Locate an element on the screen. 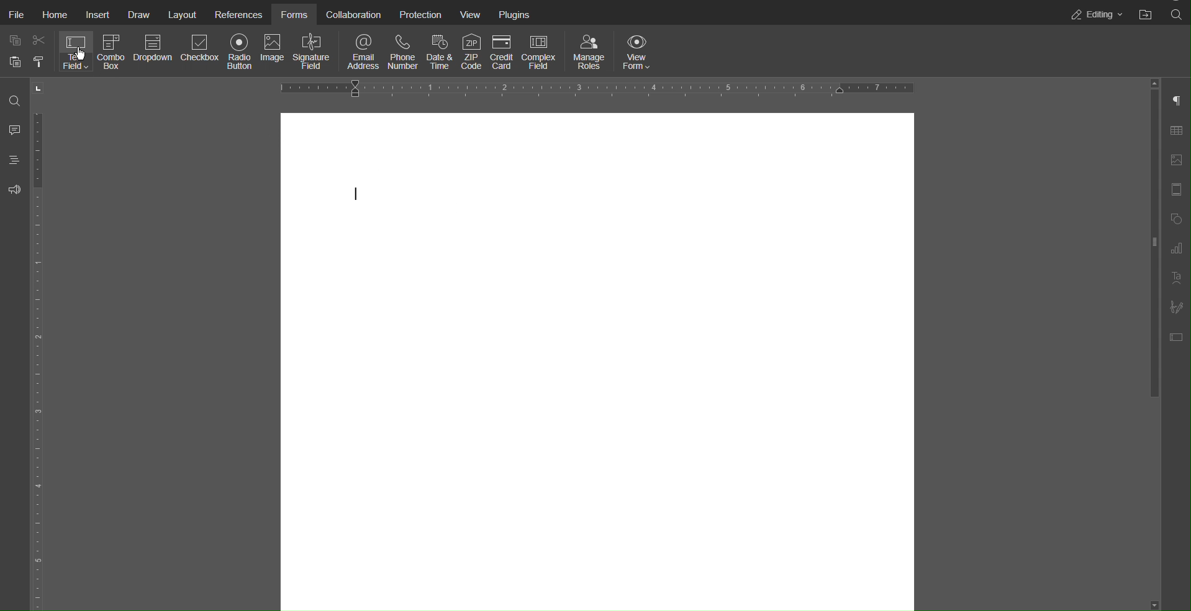 The width and height of the screenshot is (1191, 611). Table Settings is located at coordinates (1177, 130).